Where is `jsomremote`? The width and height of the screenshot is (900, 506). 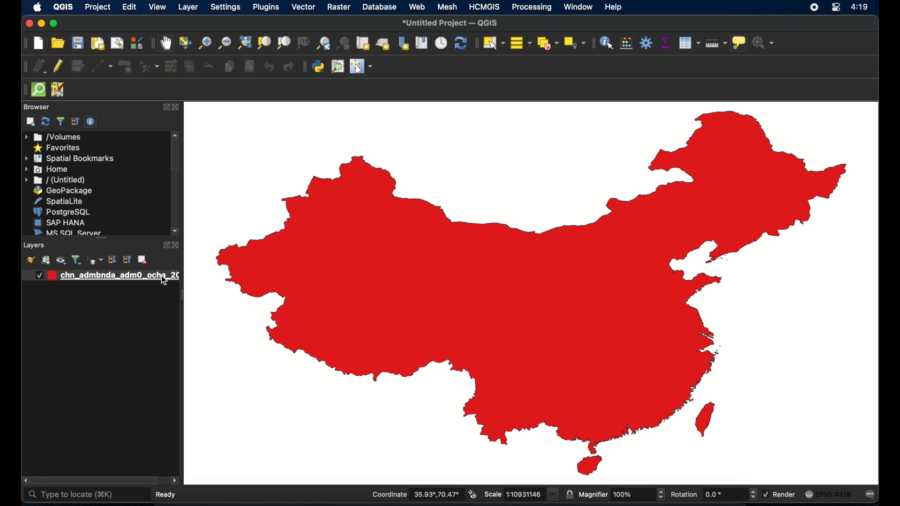
jsomremote is located at coordinates (58, 90).